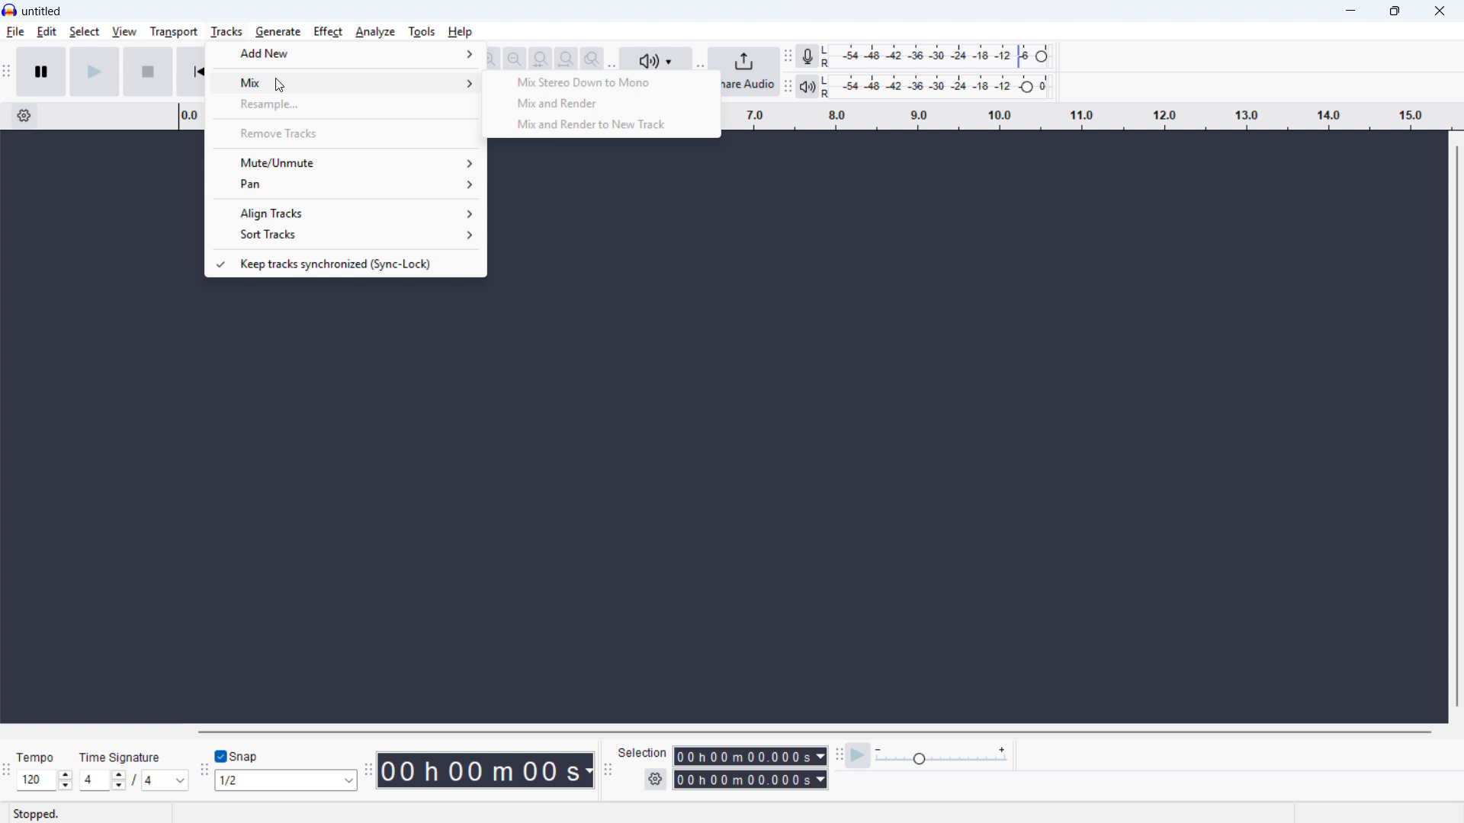 This screenshot has height=823, width=1464. I want to click on Mix stereo down to Mono , so click(601, 82).